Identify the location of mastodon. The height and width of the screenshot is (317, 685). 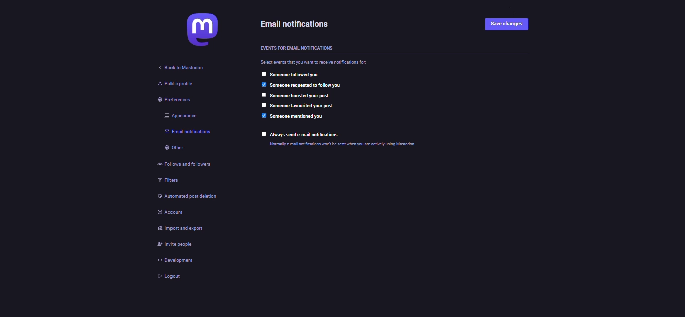
(198, 30).